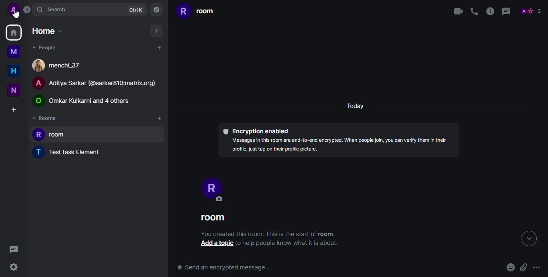 This screenshot has width=548, height=277. I want to click on home, so click(14, 70).